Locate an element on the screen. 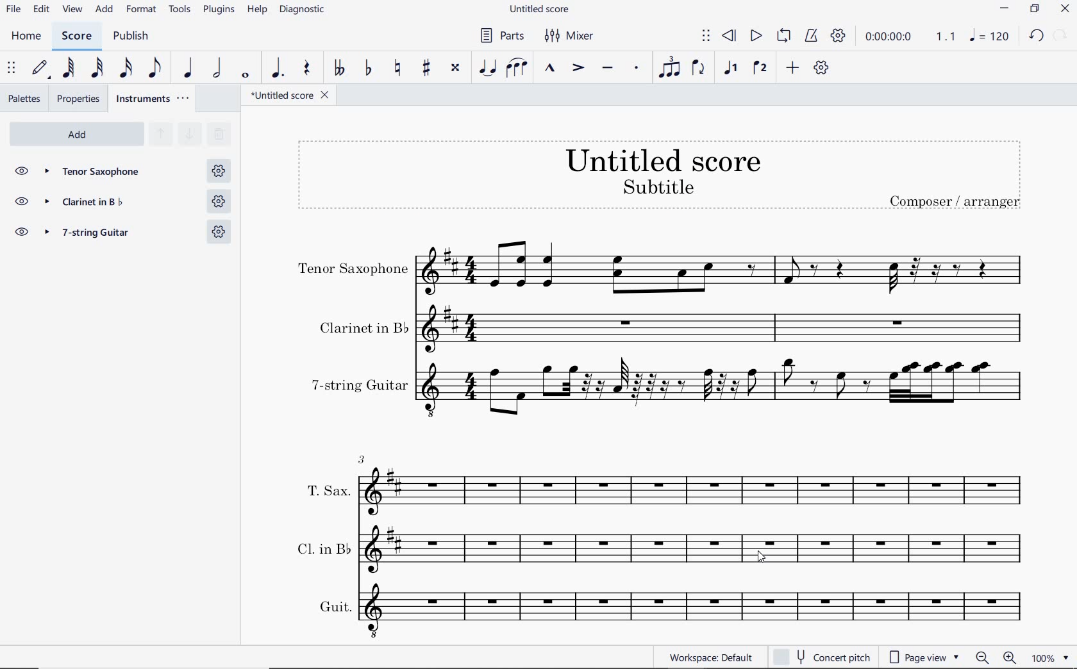 The height and width of the screenshot is (669, 1077). METRONOME is located at coordinates (810, 37).